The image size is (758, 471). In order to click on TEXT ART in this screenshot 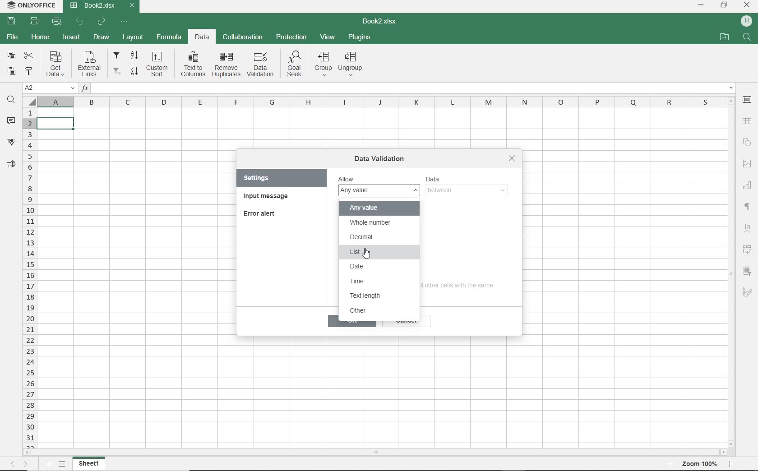, I will do `click(748, 229)`.